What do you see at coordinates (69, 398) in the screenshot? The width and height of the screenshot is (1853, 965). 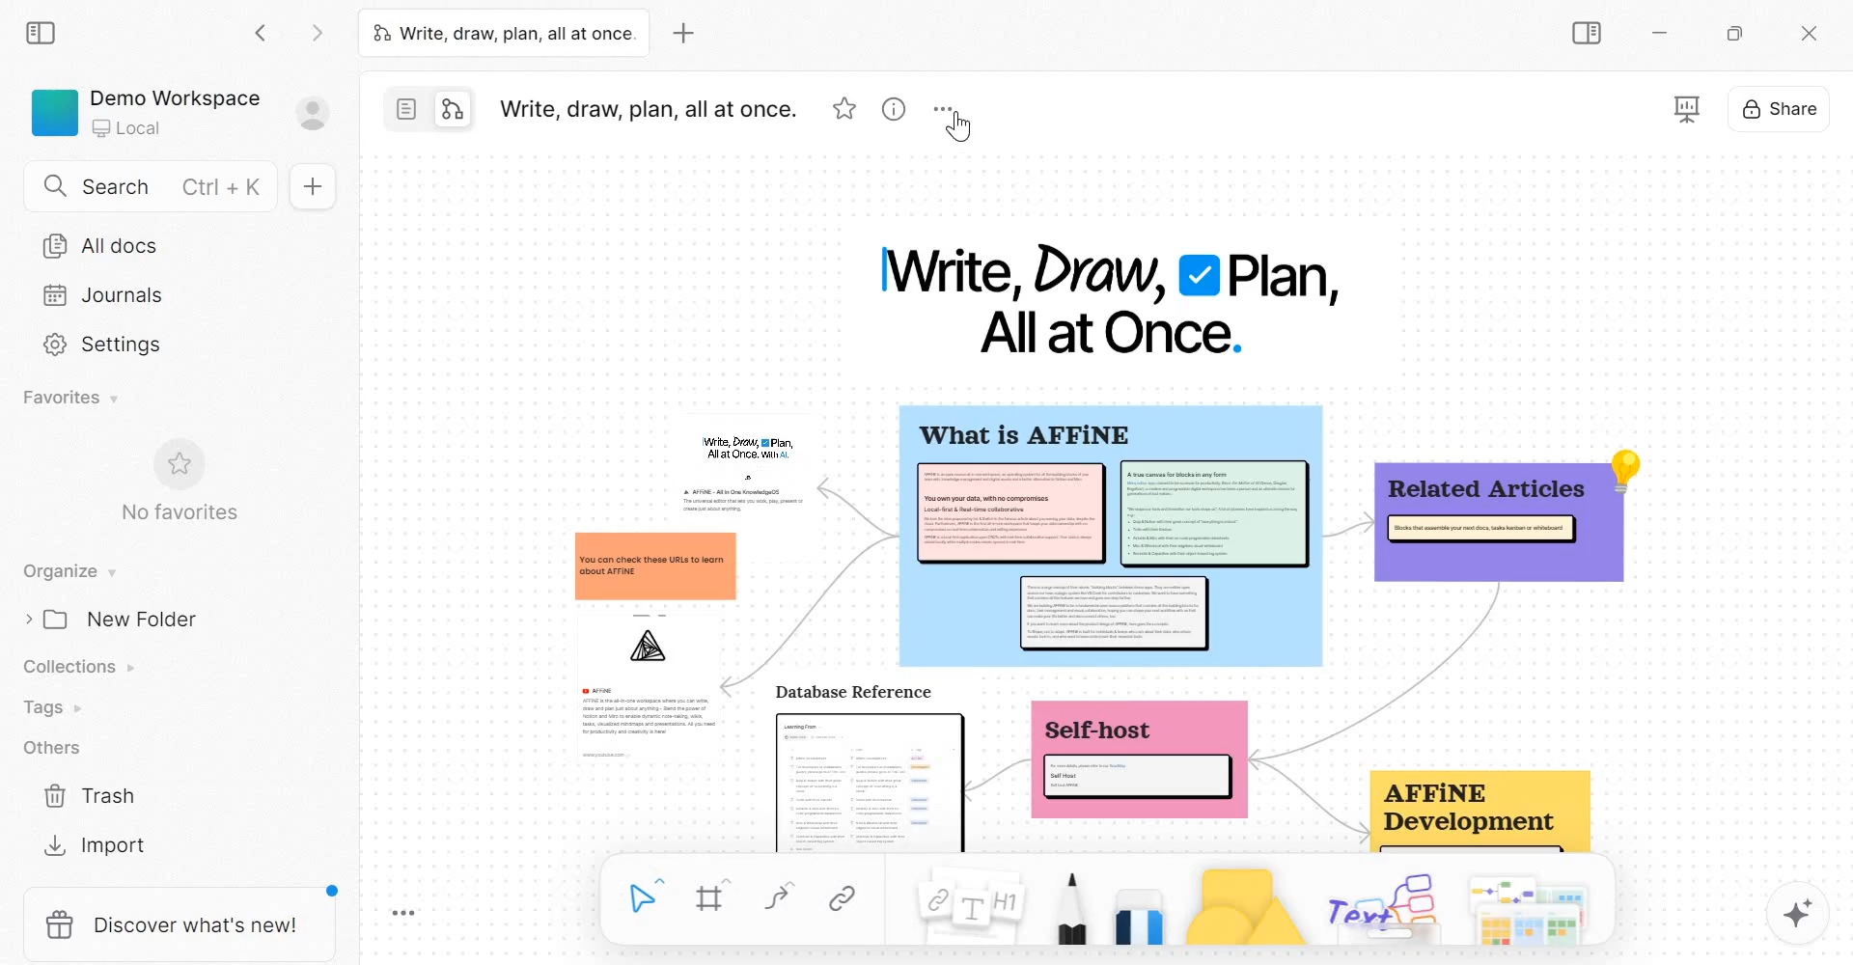 I see `Favorites` at bounding box center [69, 398].